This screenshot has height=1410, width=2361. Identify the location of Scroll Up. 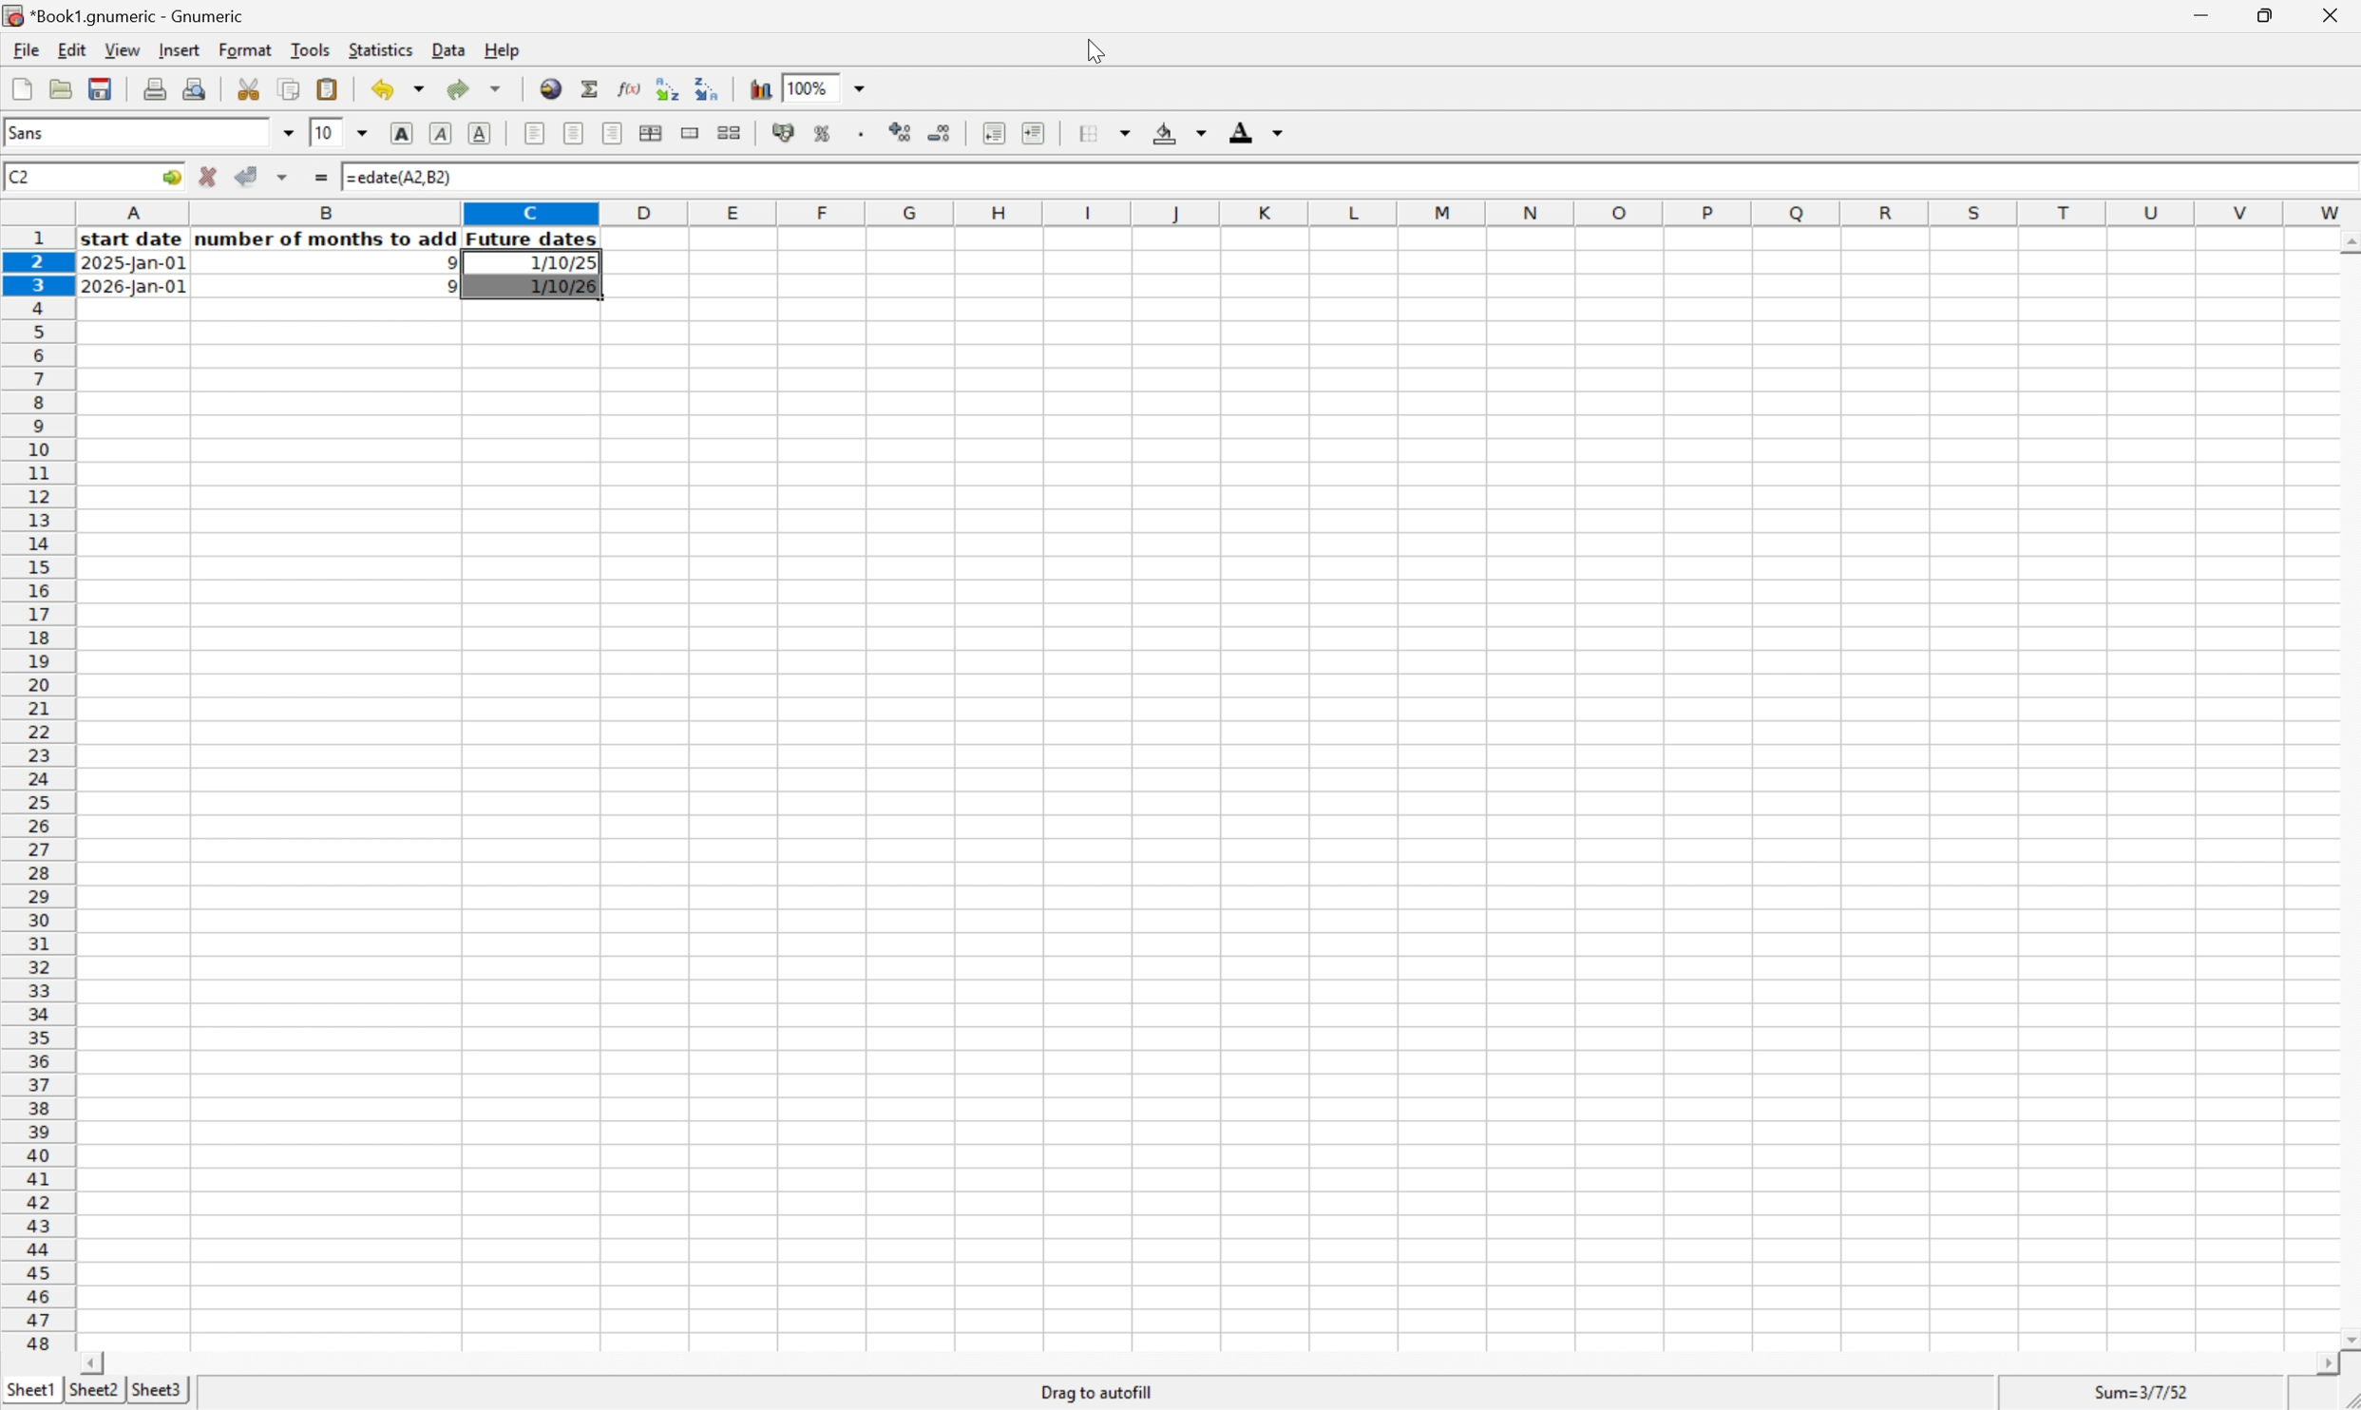
(2346, 239).